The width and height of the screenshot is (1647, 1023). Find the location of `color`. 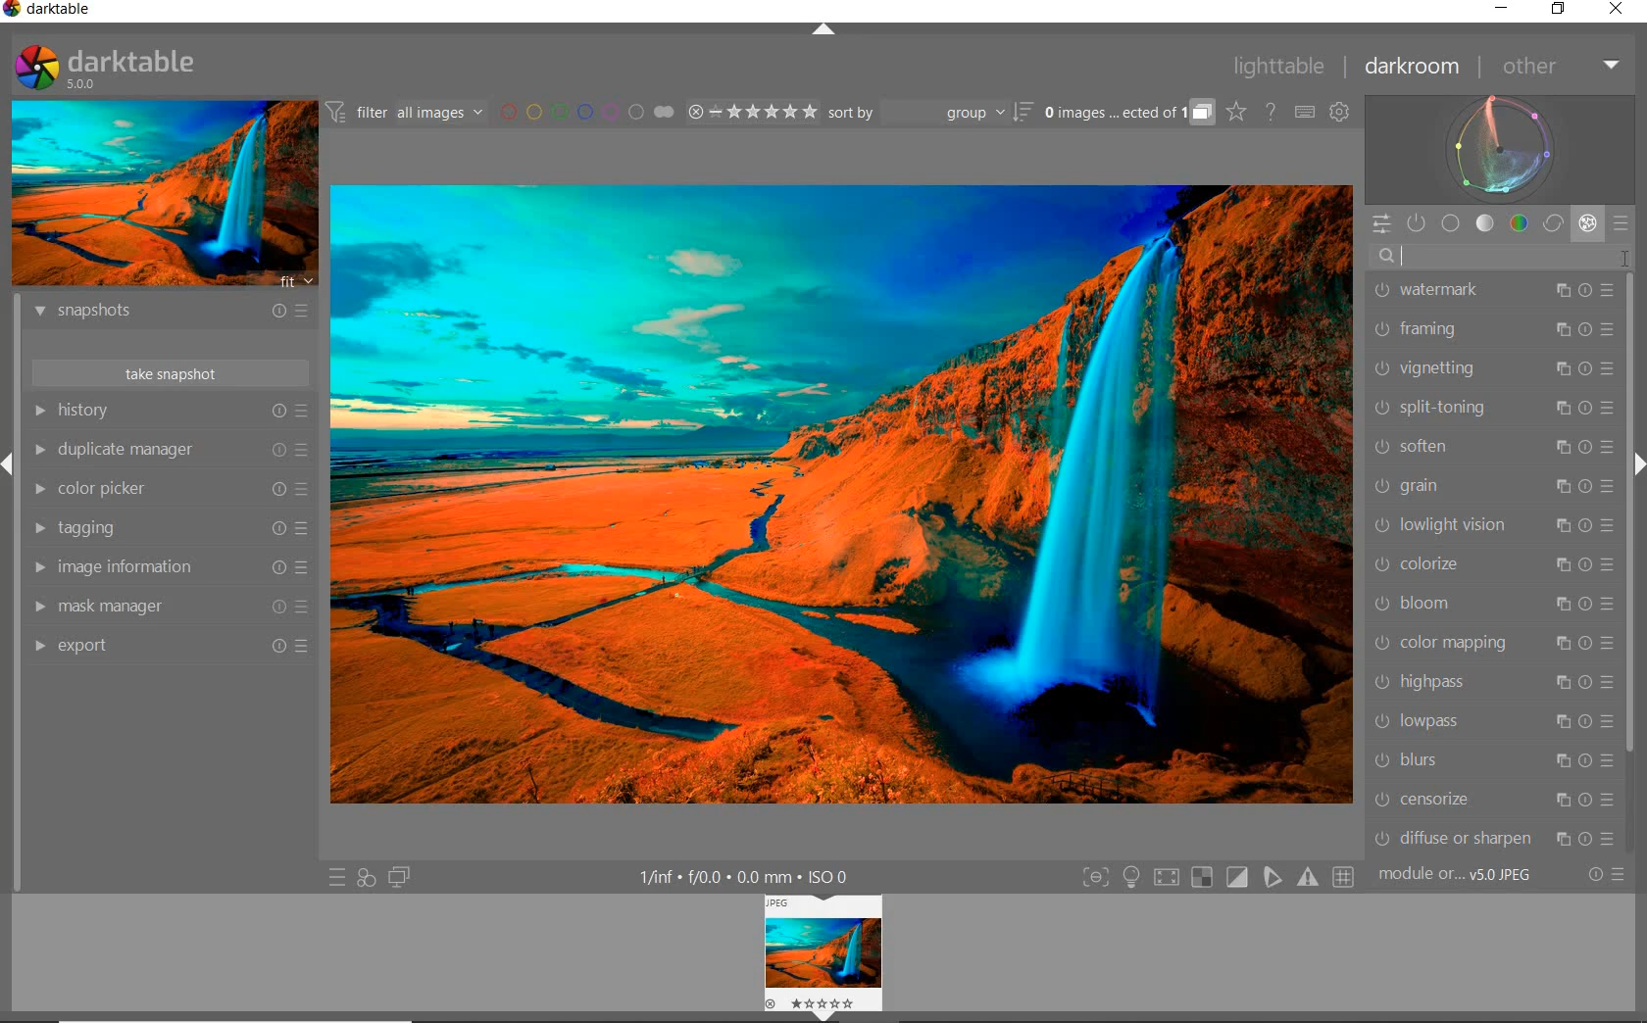

color is located at coordinates (1518, 223).